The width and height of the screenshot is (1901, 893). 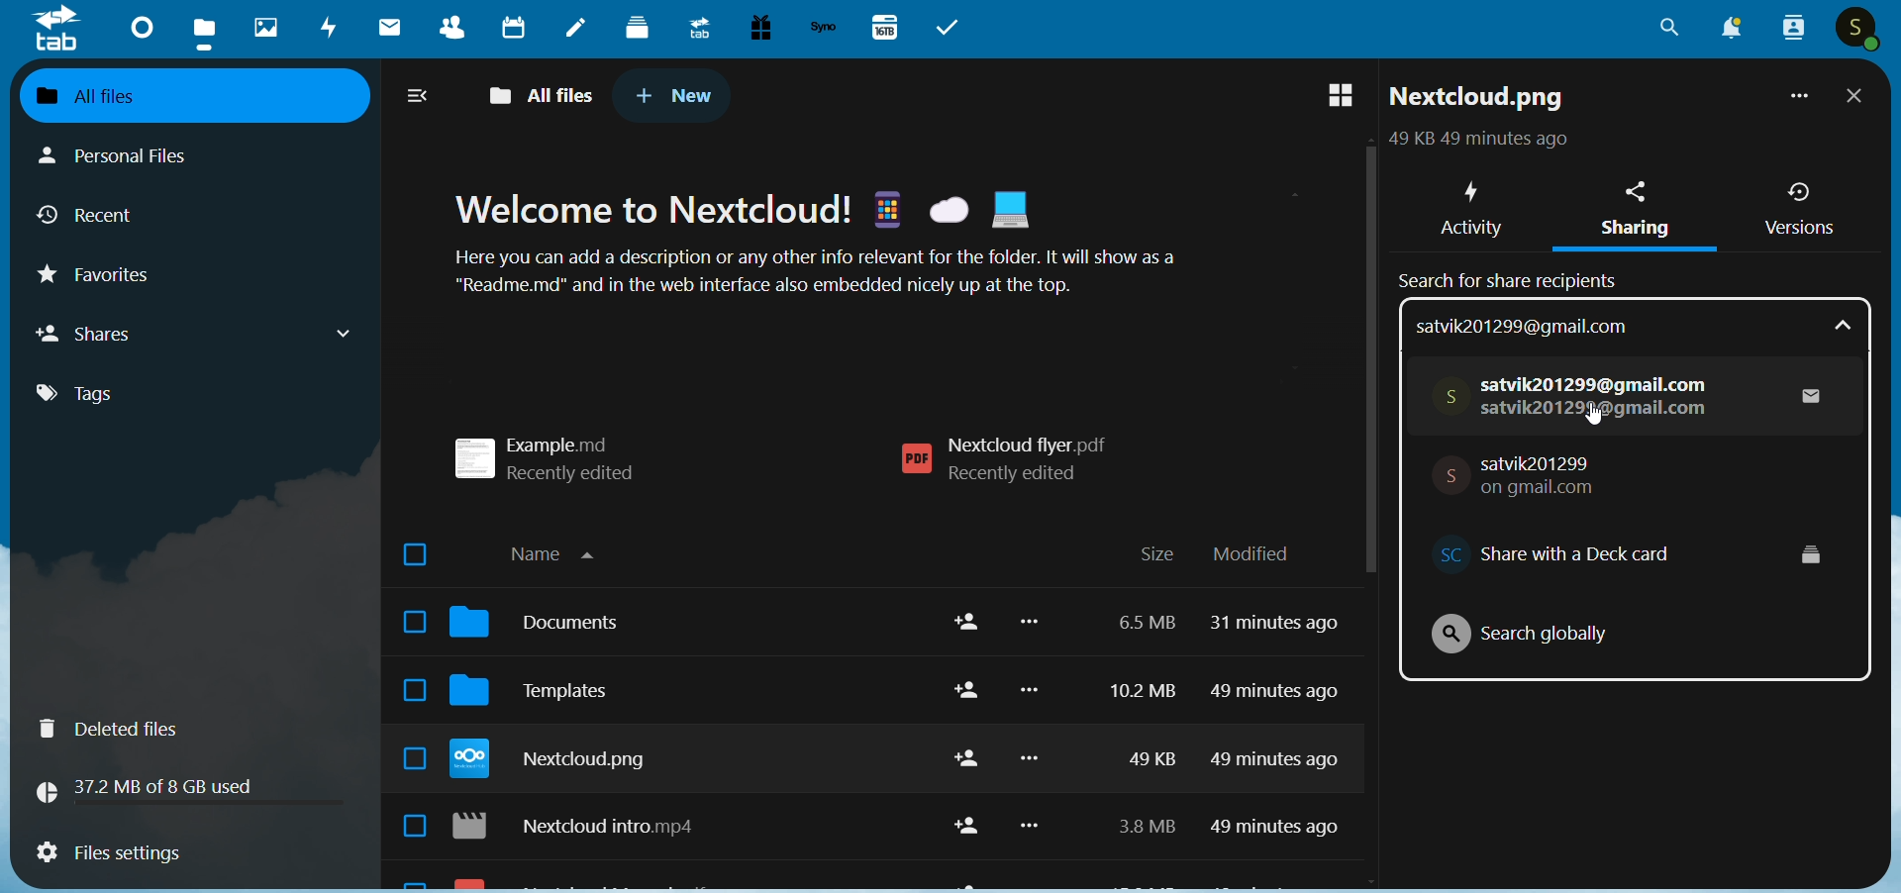 I want to click on select, so click(x=406, y=693).